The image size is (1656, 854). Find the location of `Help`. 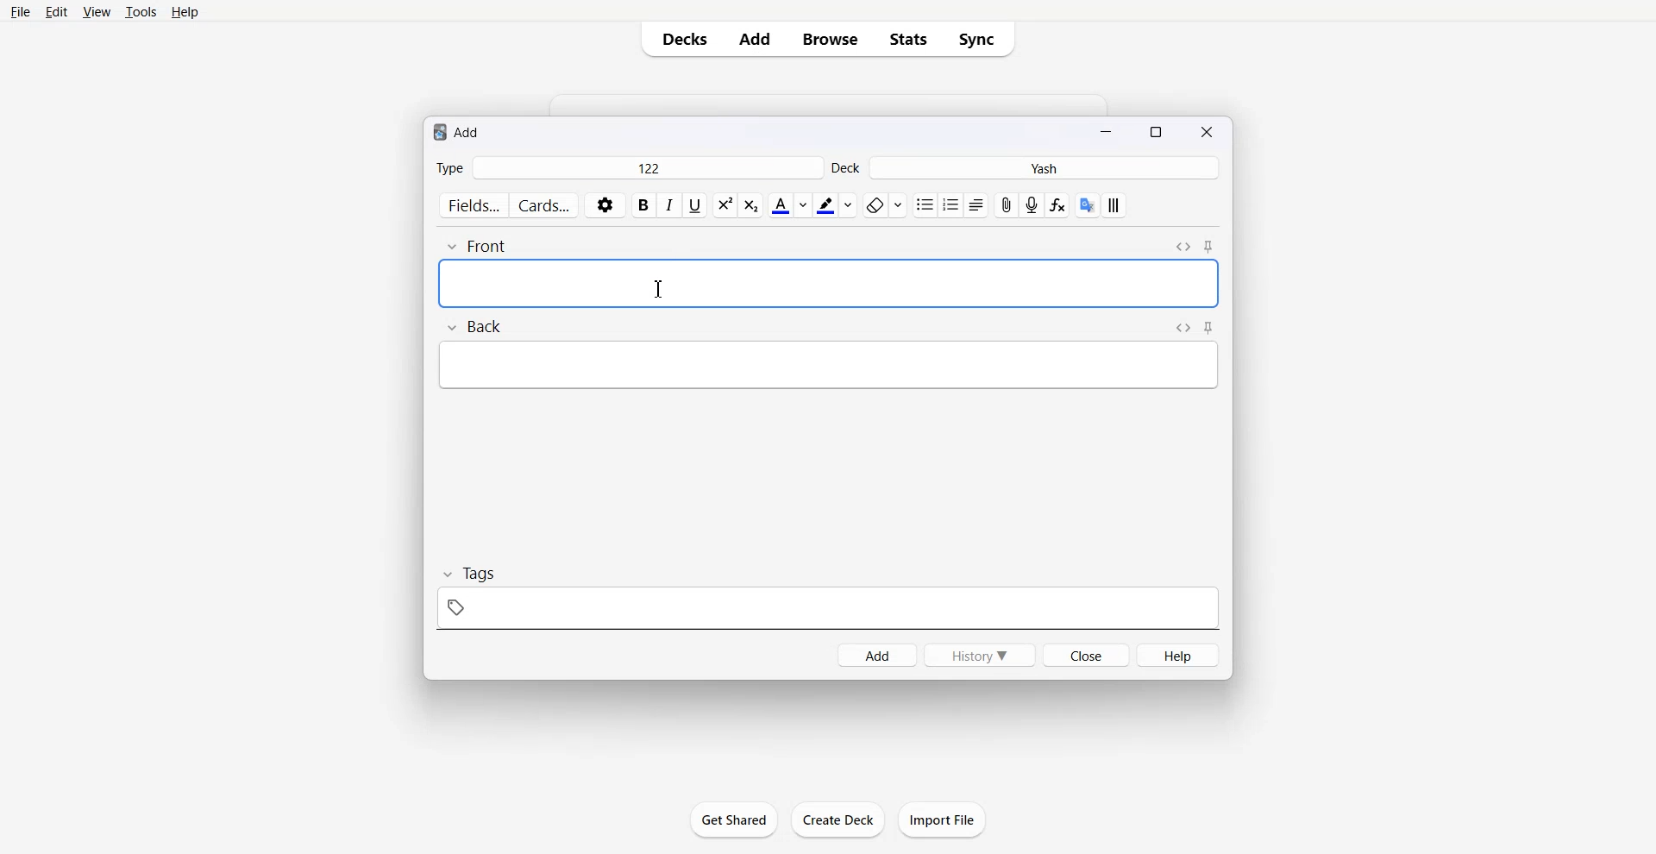

Help is located at coordinates (1179, 655).